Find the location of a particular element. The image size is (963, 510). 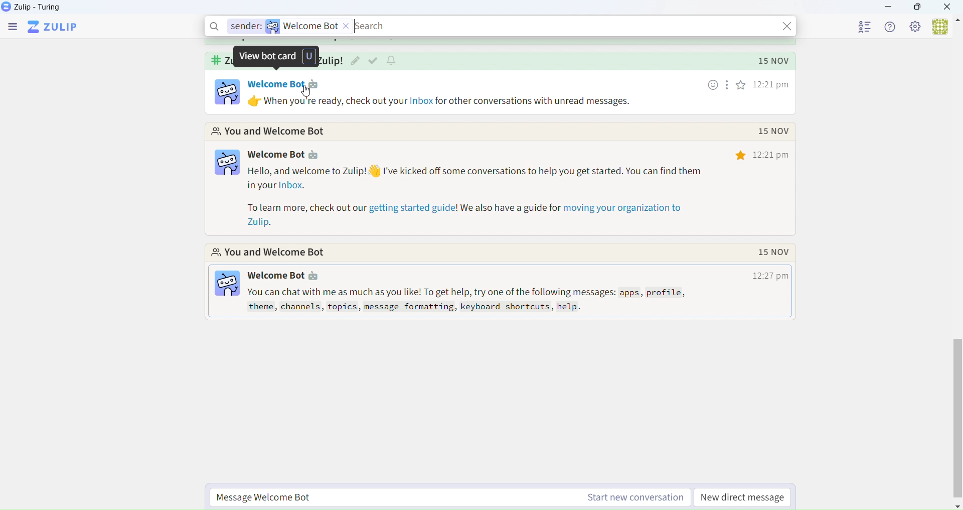

15 NOV is located at coordinates (771, 132).